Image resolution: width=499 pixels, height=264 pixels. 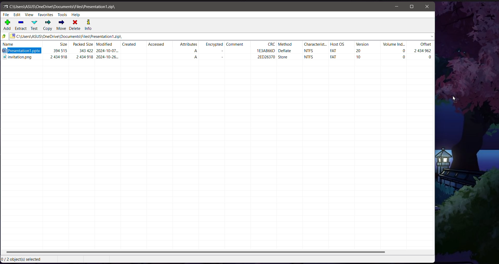 I want to click on  24545902, so click(x=424, y=51).